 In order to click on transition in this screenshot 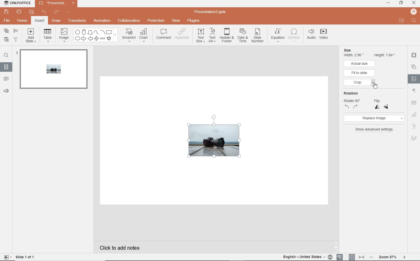, I will do `click(77, 20)`.